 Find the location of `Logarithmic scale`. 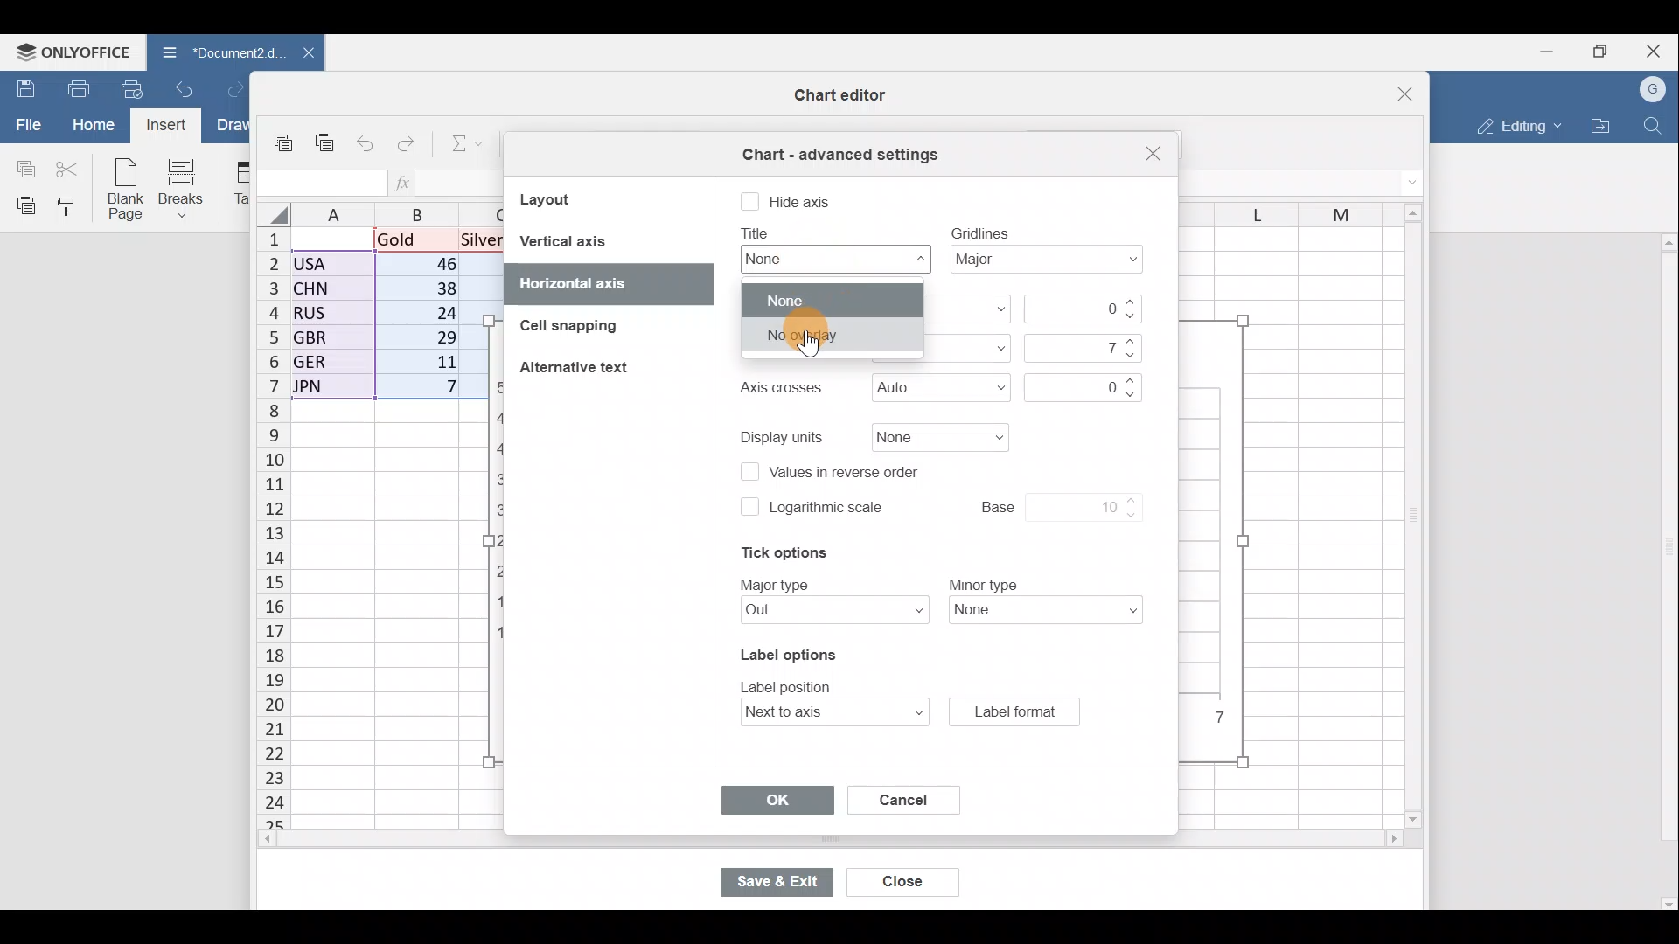

Logarithmic scale is located at coordinates (827, 509).